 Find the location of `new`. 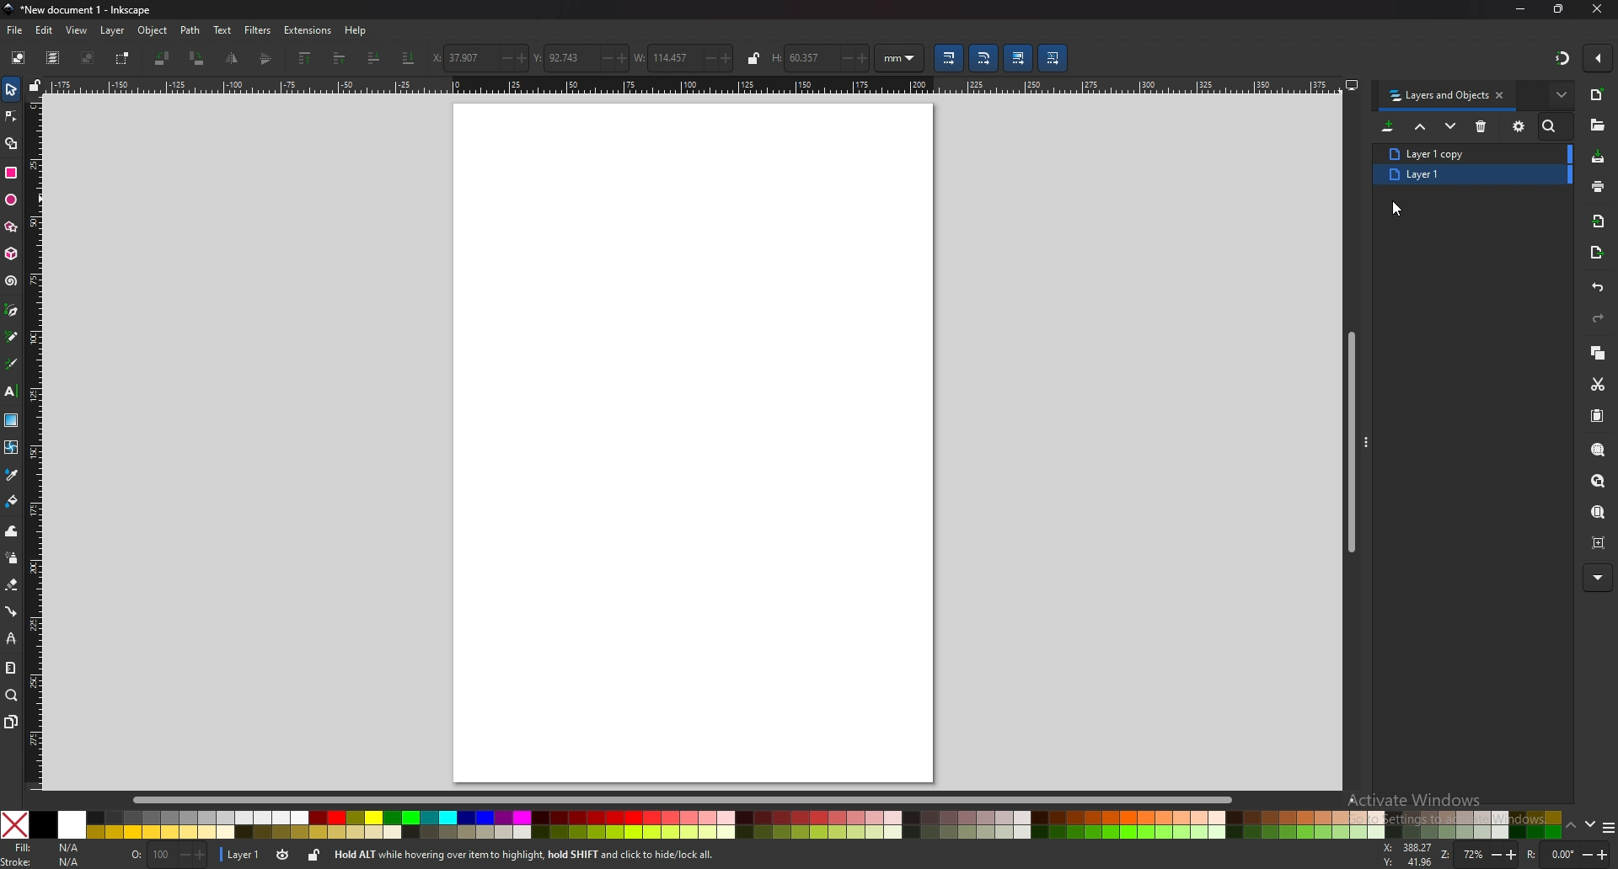

new is located at coordinates (1598, 94).